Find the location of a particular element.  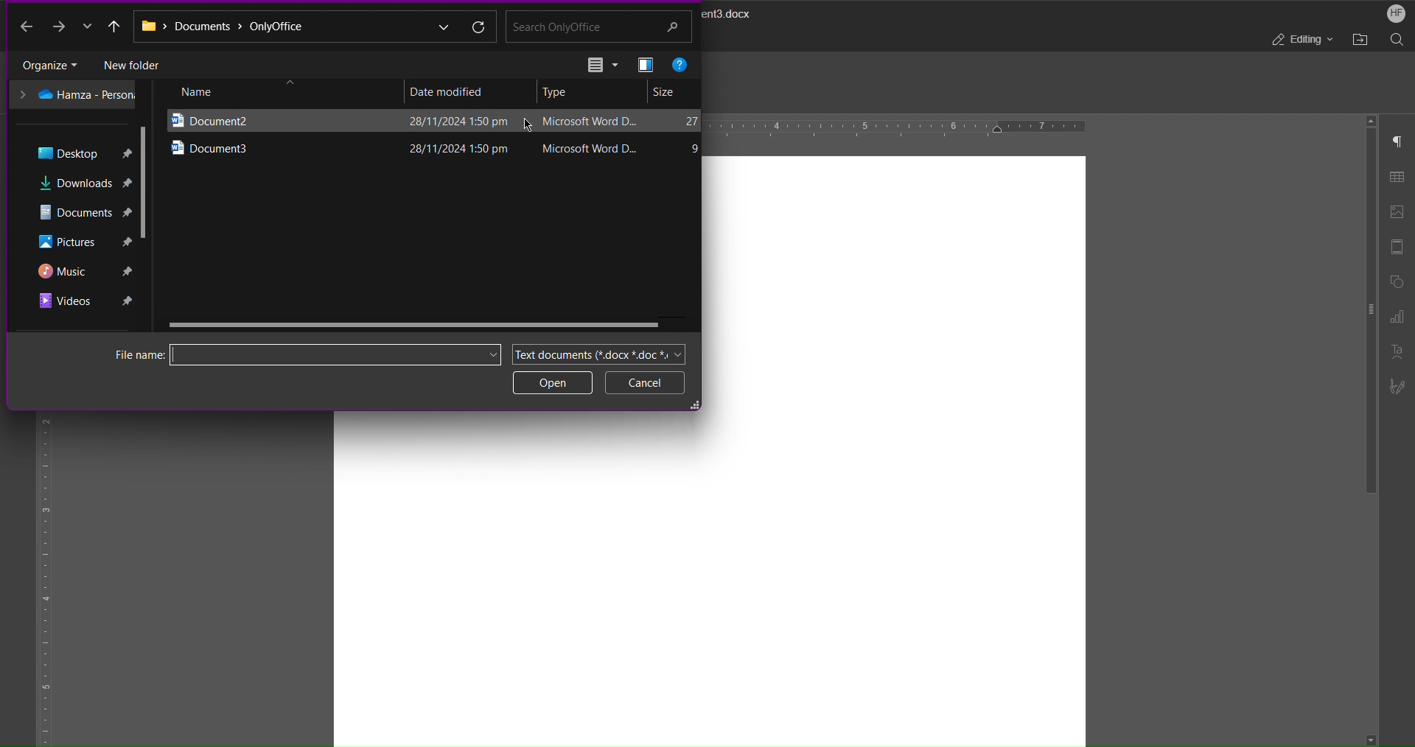

Organize is located at coordinates (52, 64).